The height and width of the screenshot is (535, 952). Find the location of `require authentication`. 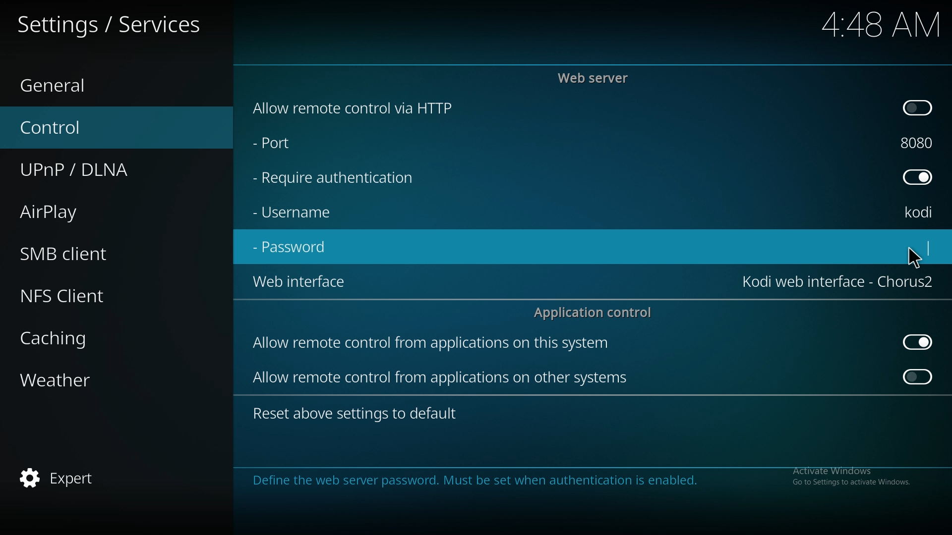

require authentication is located at coordinates (346, 179).